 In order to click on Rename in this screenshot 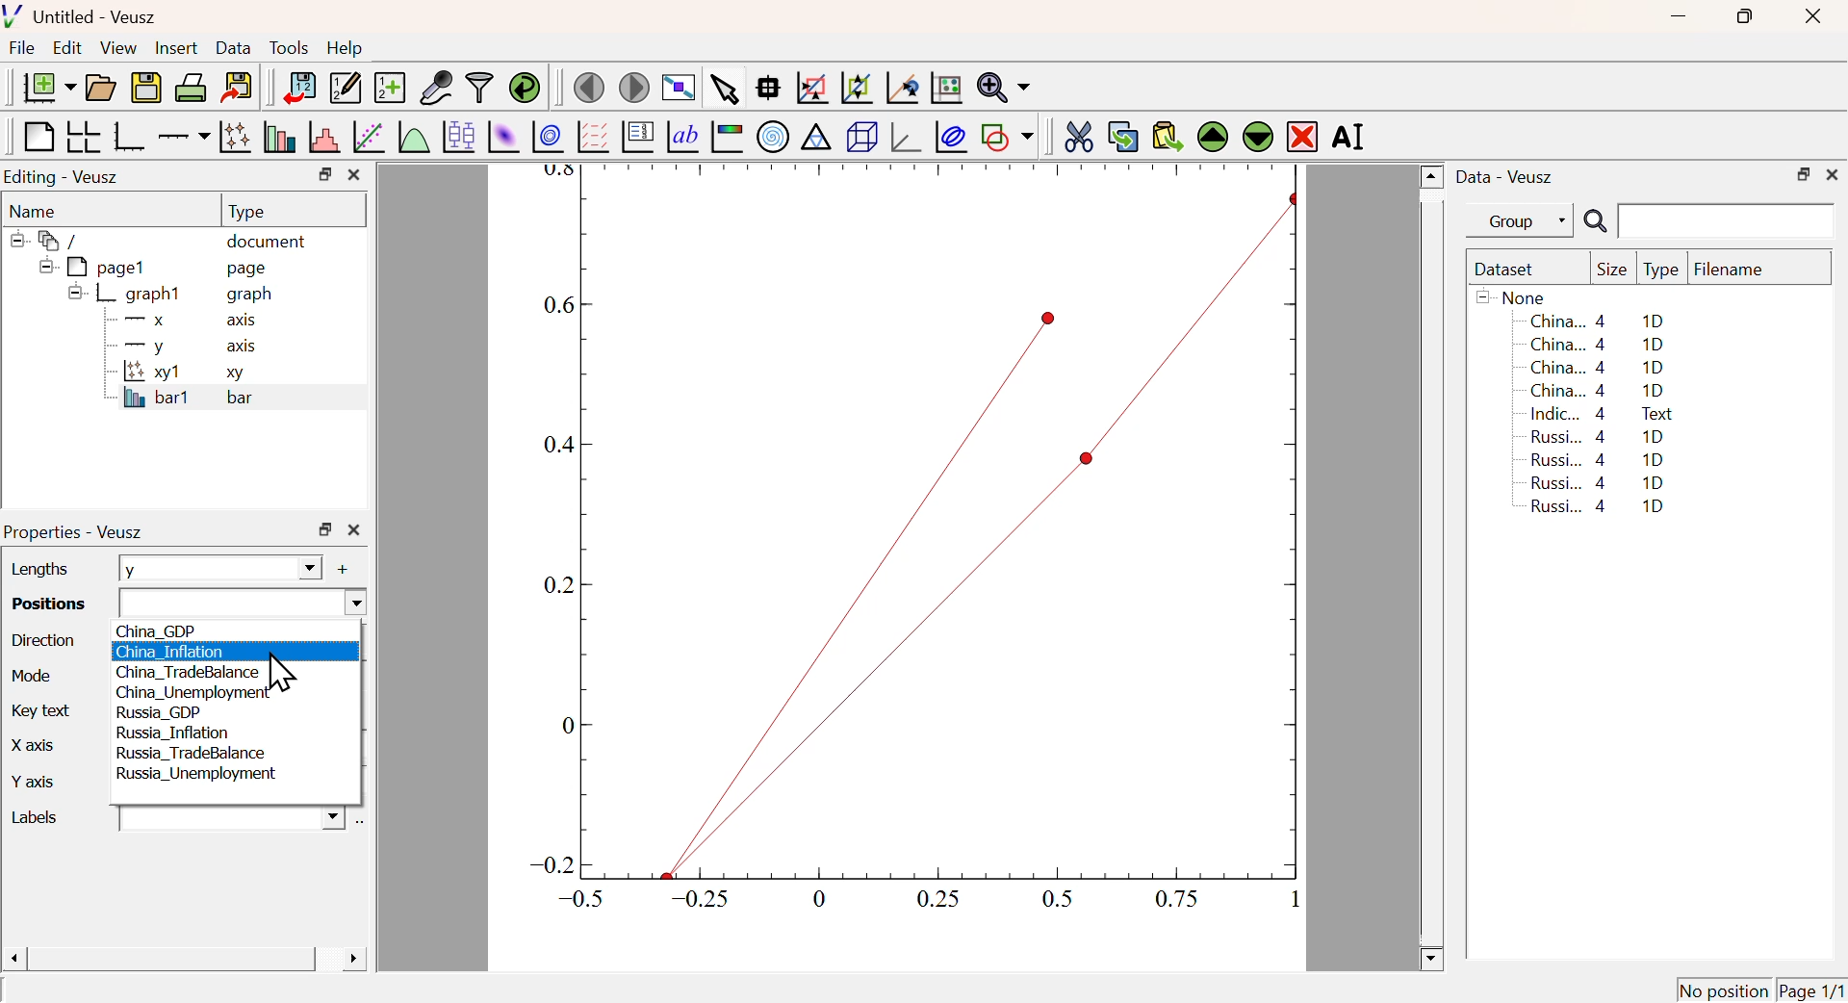, I will do `click(1351, 136)`.